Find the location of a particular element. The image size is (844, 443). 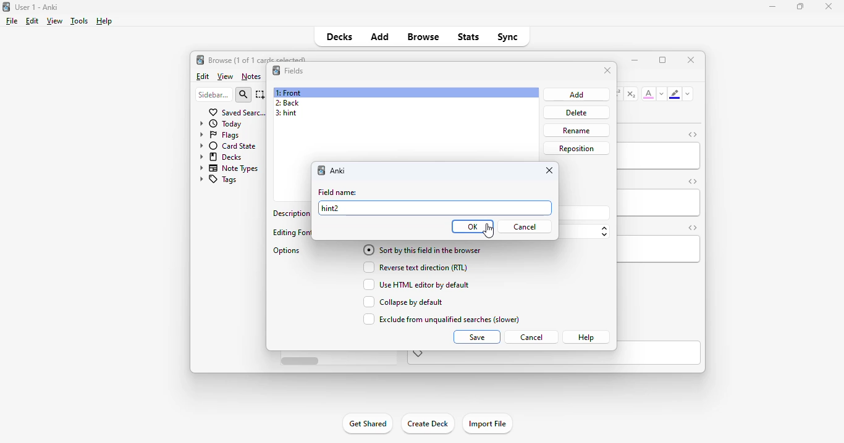

maximize is located at coordinates (800, 6).